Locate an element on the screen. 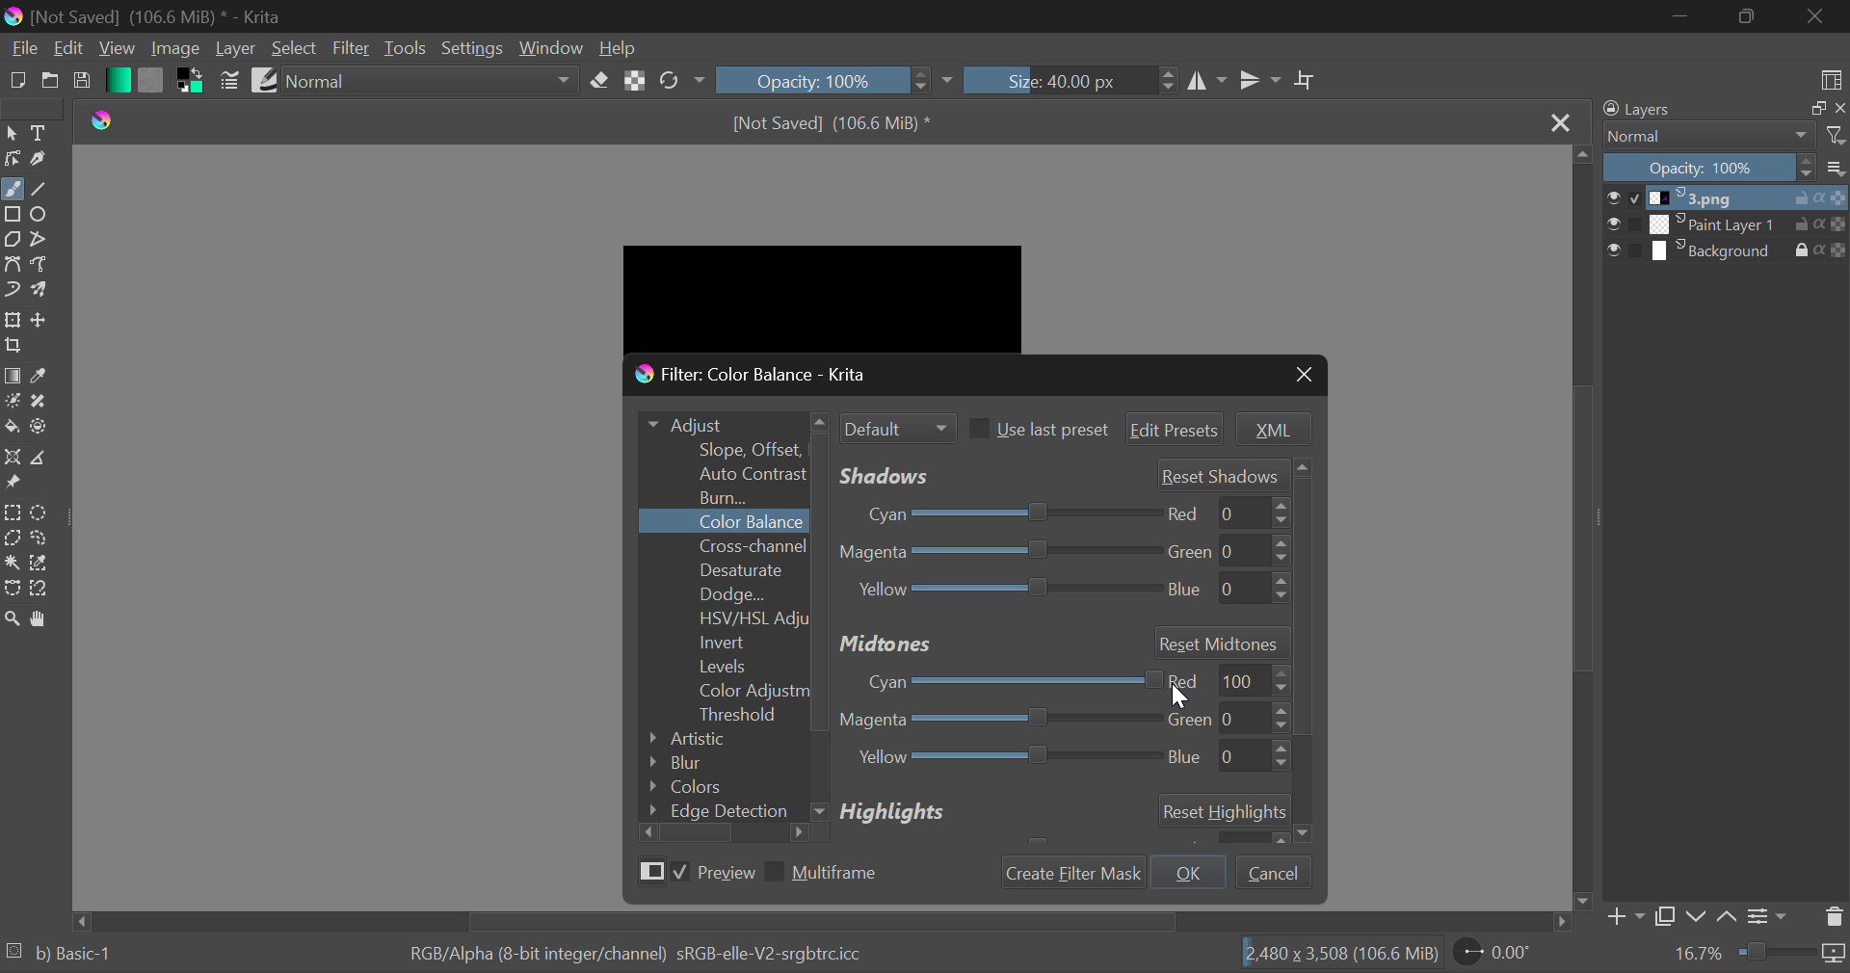 Image resolution: width=1850 pixels, height=973 pixels. View is located at coordinates (117, 50).